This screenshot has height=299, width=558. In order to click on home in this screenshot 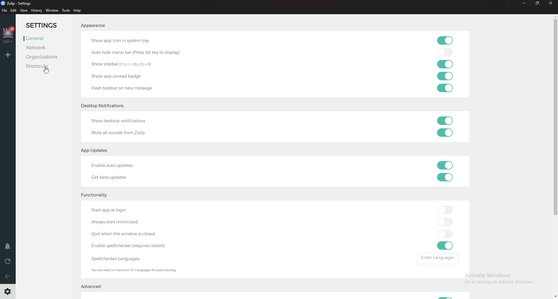, I will do `click(8, 35)`.